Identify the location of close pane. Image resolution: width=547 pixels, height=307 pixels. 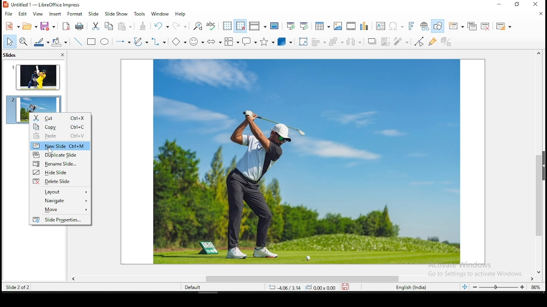
(62, 55).